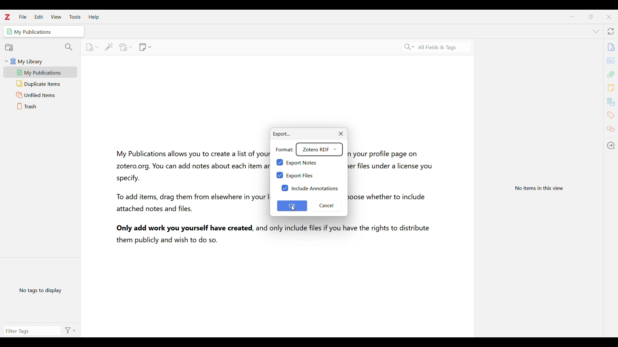 Image resolution: width=618 pixels, height=347 pixels. Describe the element at coordinates (320, 149) in the screenshot. I see `Zotero Pdf` at that location.